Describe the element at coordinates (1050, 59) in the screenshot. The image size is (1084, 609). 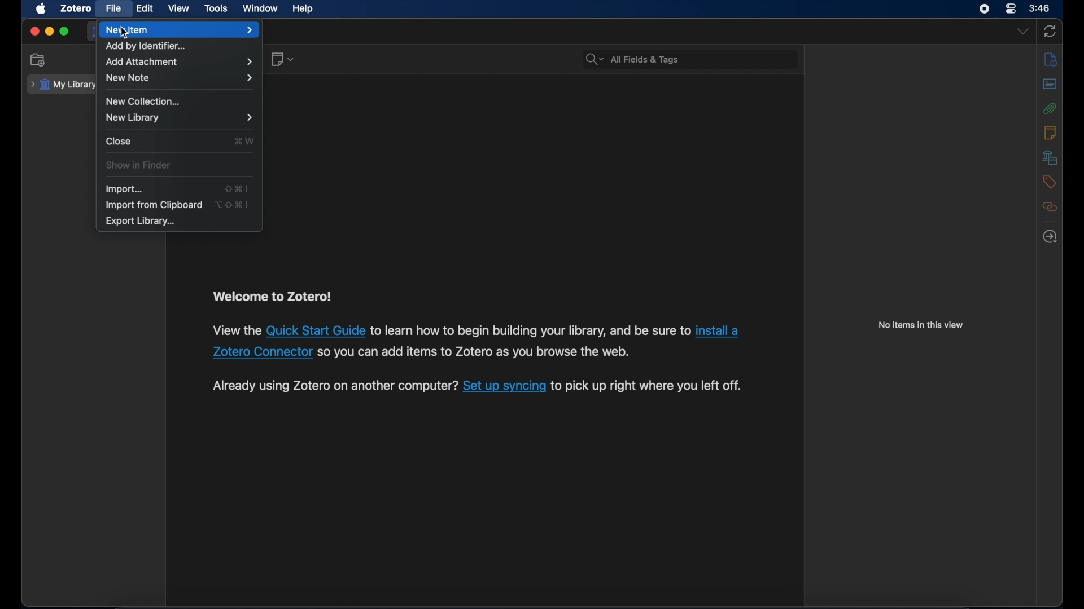
I see `info` at that location.